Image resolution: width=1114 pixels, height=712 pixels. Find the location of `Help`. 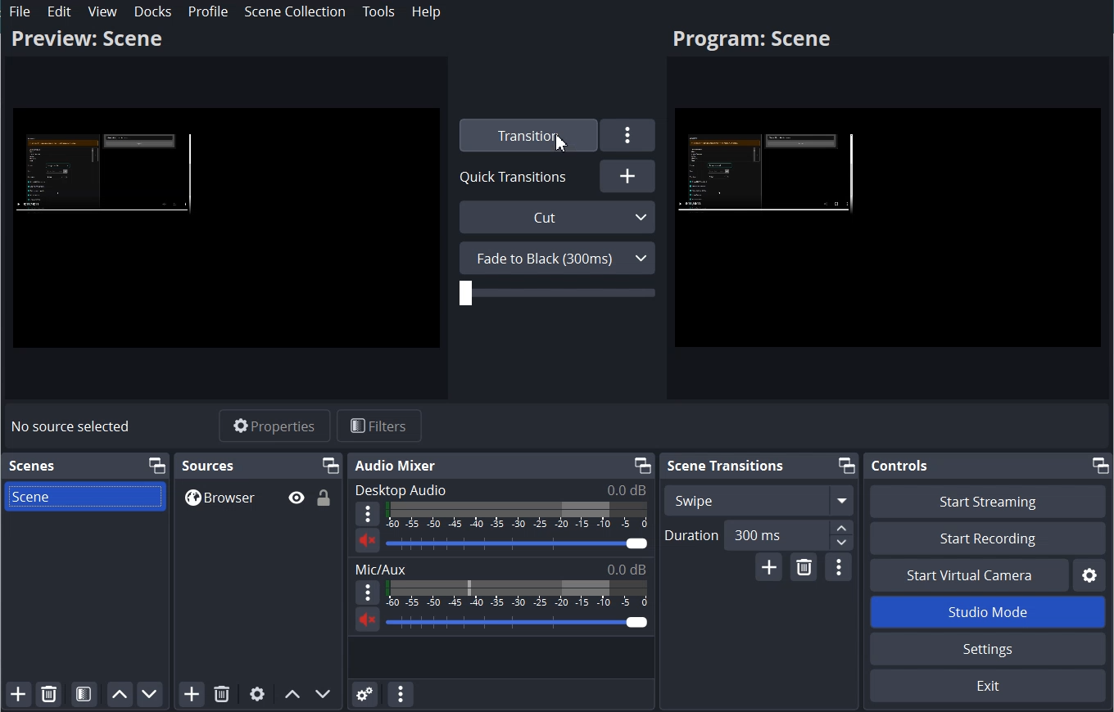

Help is located at coordinates (427, 11).